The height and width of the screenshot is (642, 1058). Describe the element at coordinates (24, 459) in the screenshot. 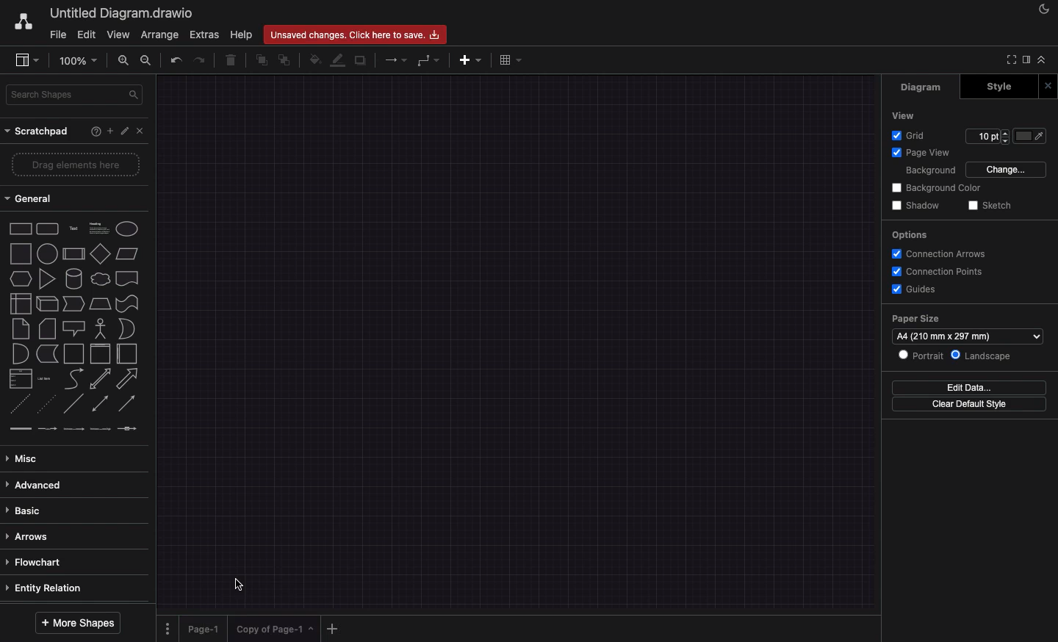

I see `misc` at that location.